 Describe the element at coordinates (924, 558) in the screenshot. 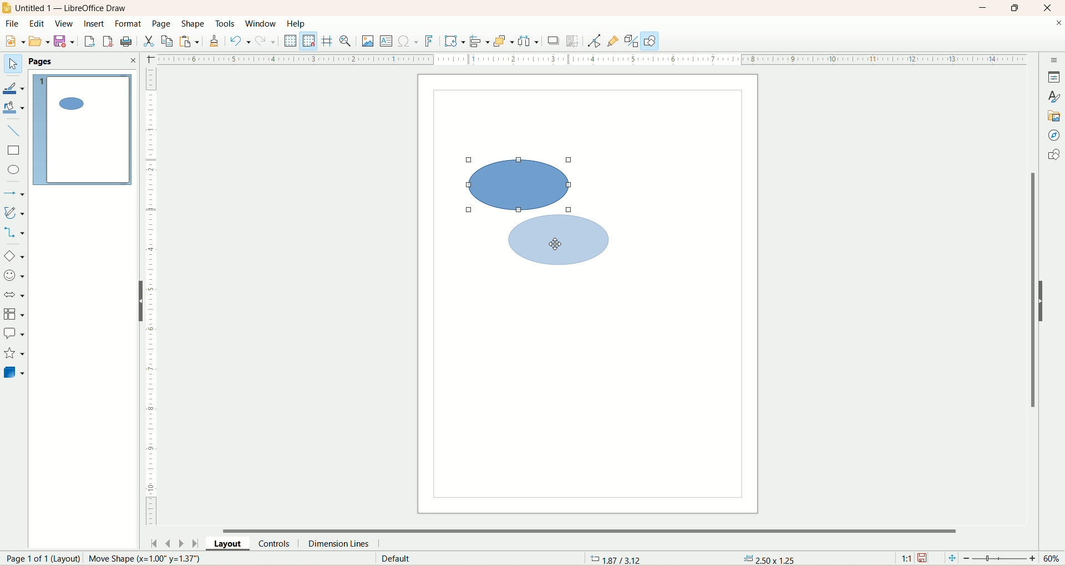

I see `save` at that location.